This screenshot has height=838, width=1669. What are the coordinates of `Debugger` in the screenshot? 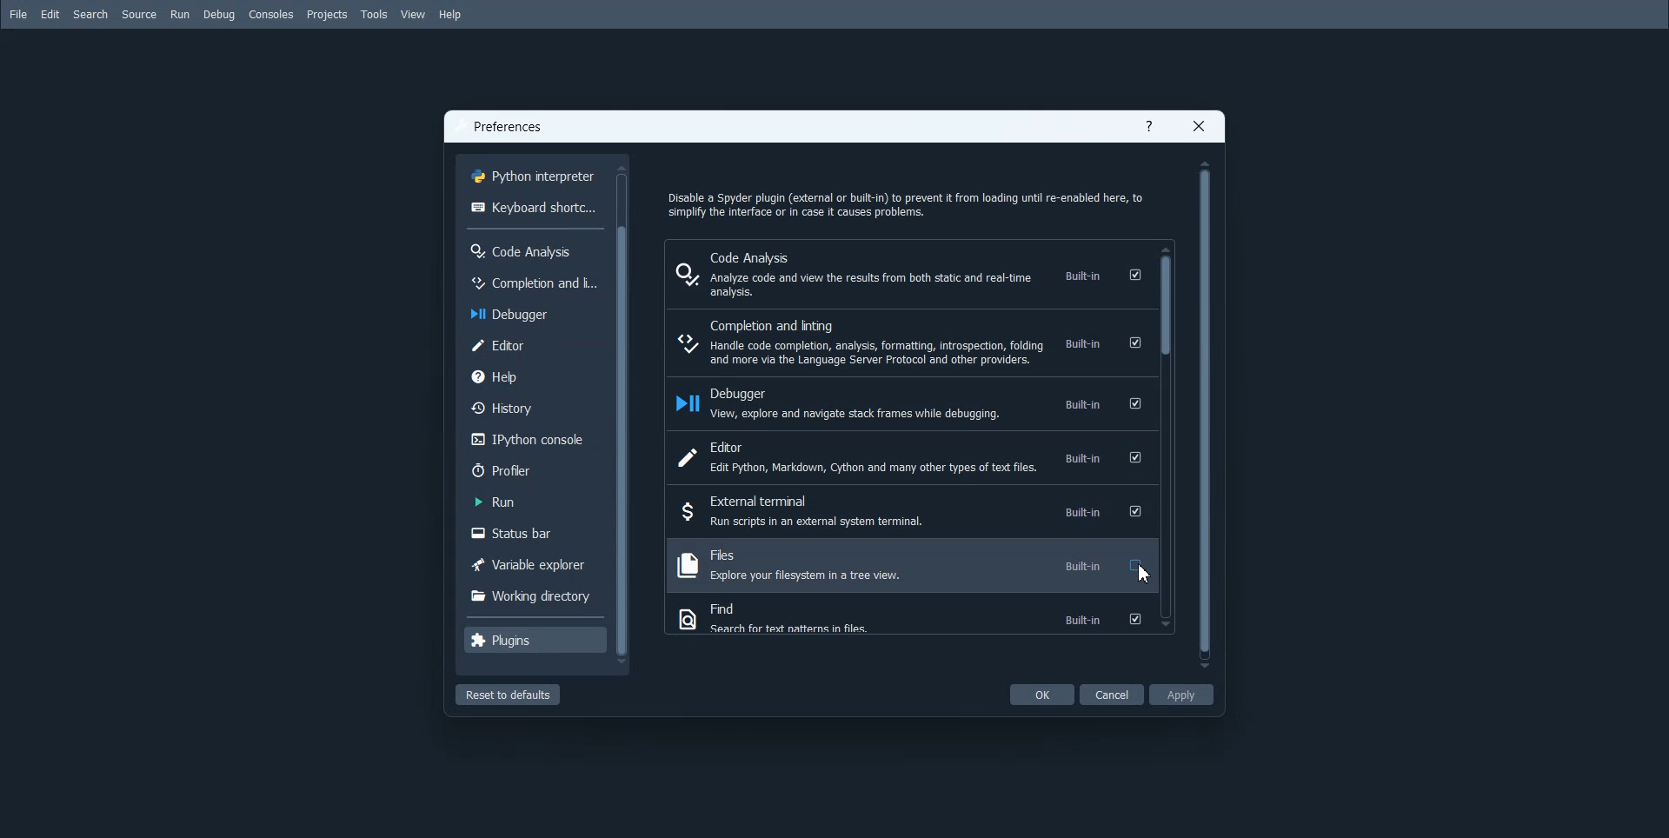 It's located at (908, 403).